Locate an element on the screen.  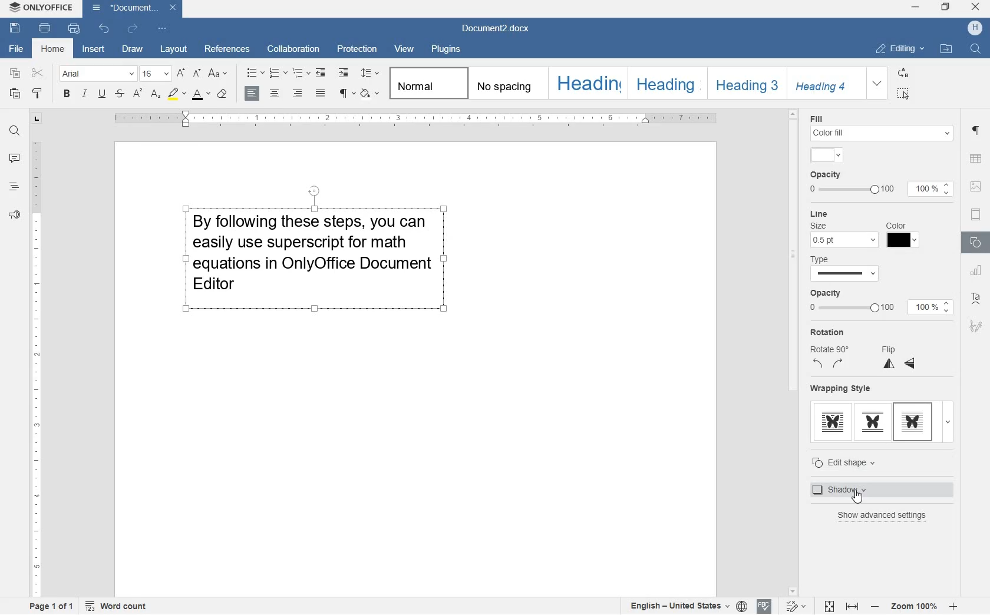
decrement font size is located at coordinates (195, 74).